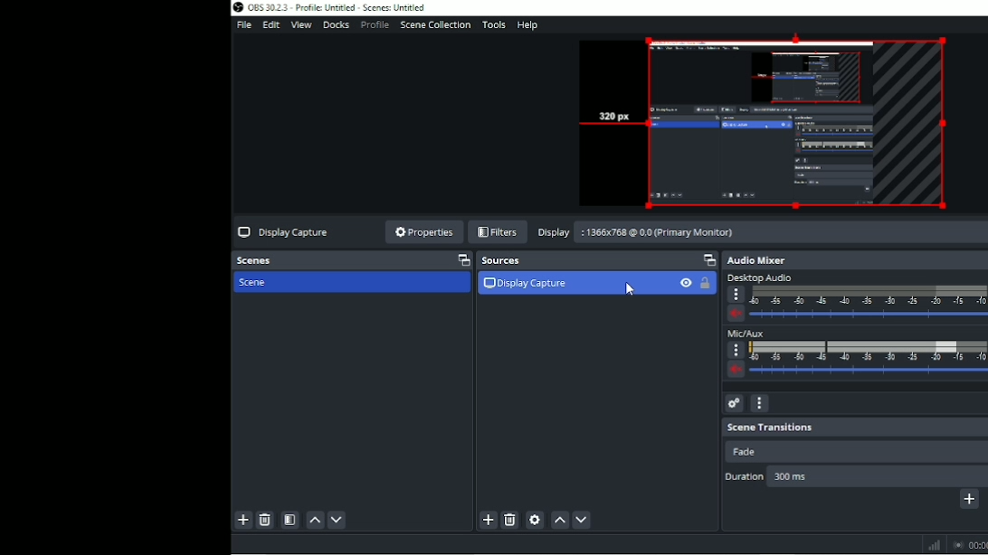  I want to click on Desktop audio, so click(854, 298).